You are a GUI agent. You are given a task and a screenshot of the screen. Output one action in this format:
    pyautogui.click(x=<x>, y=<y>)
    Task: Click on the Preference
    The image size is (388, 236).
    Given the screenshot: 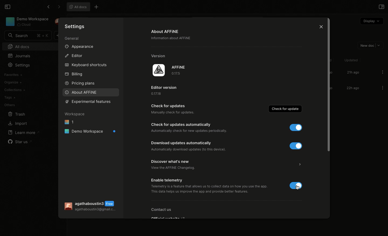 What is the action you would take?
    pyautogui.click(x=82, y=140)
    